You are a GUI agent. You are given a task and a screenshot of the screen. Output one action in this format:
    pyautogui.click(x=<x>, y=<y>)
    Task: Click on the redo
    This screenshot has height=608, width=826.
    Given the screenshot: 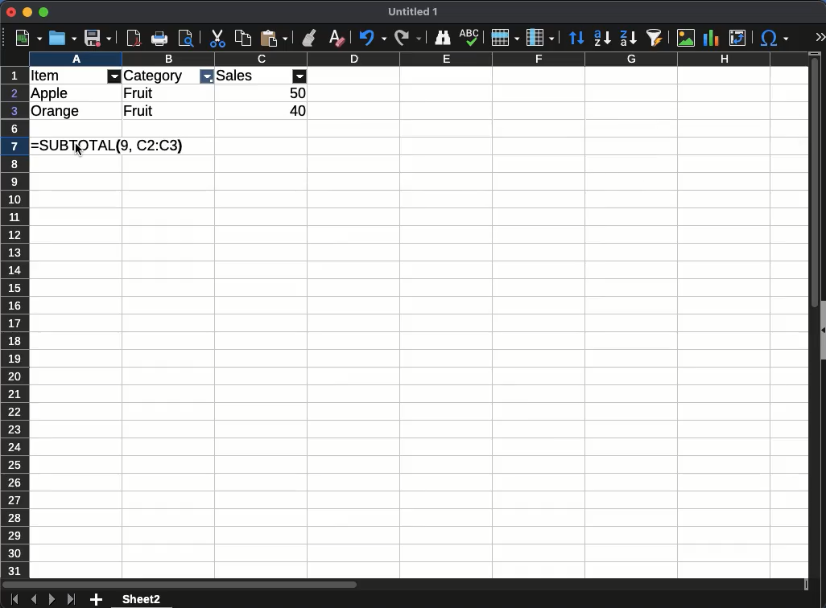 What is the action you would take?
    pyautogui.click(x=407, y=39)
    